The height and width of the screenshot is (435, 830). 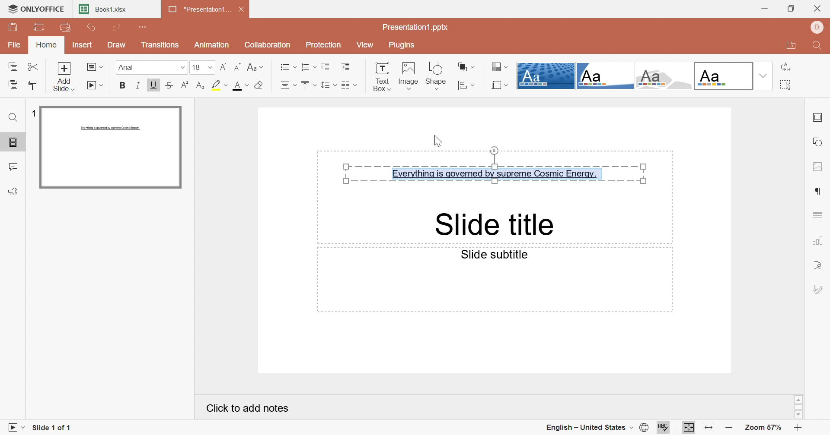 What do you see at coordinates (244, 408) in the screenshot?
I see `Click to add notes` at bounding box center [244, 408].